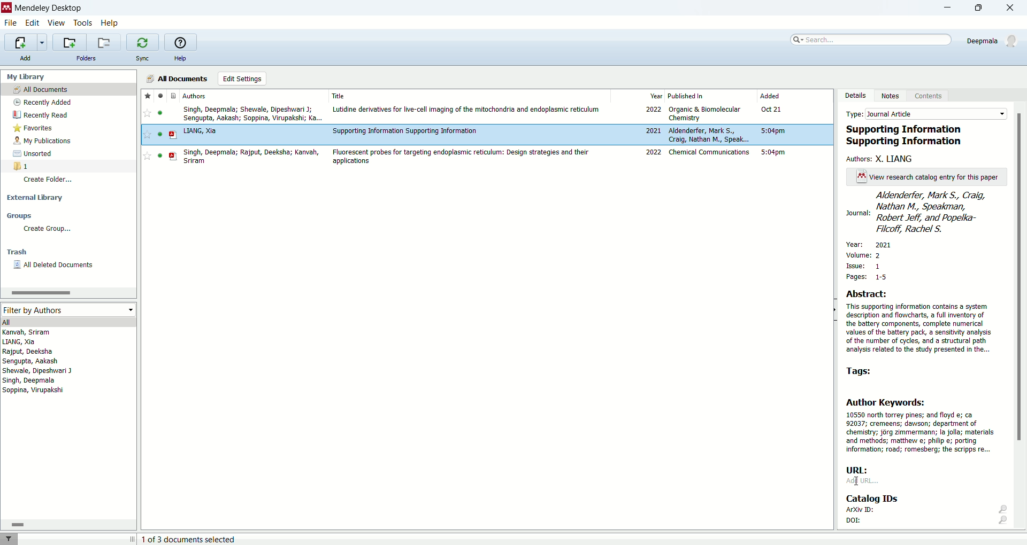 This screenshot has height=545, width=1027. Describe the element at coordinates (709, 152) in the screenshot. I see `Chemical Communications` at that location.